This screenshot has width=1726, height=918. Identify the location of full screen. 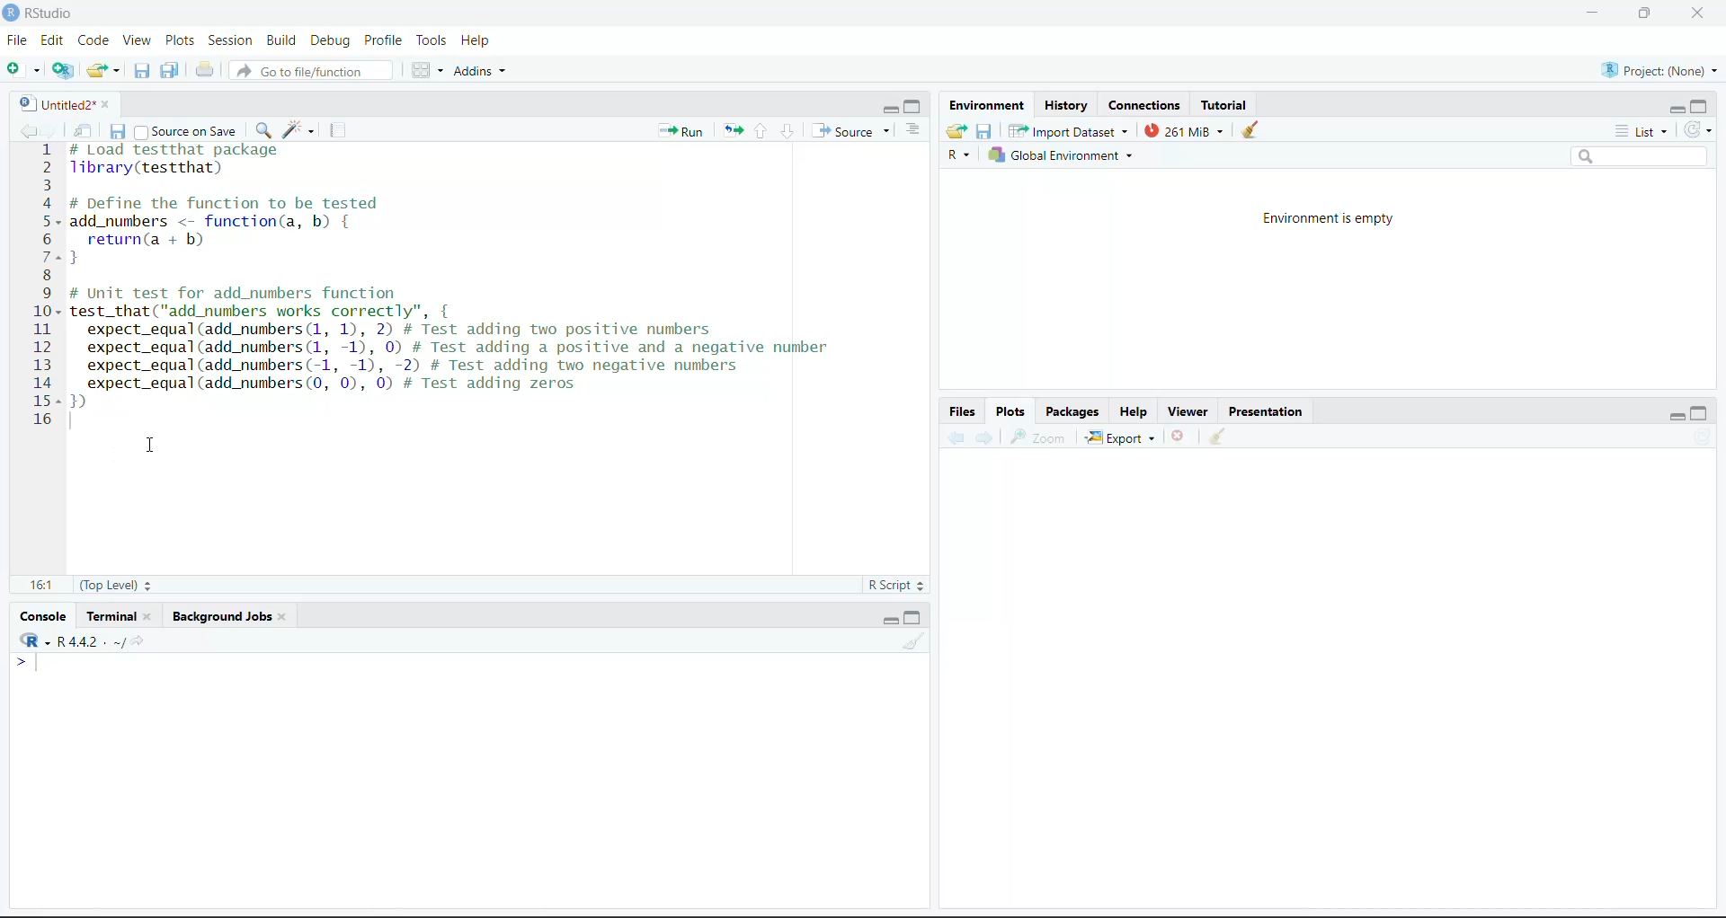
(1645, 14).